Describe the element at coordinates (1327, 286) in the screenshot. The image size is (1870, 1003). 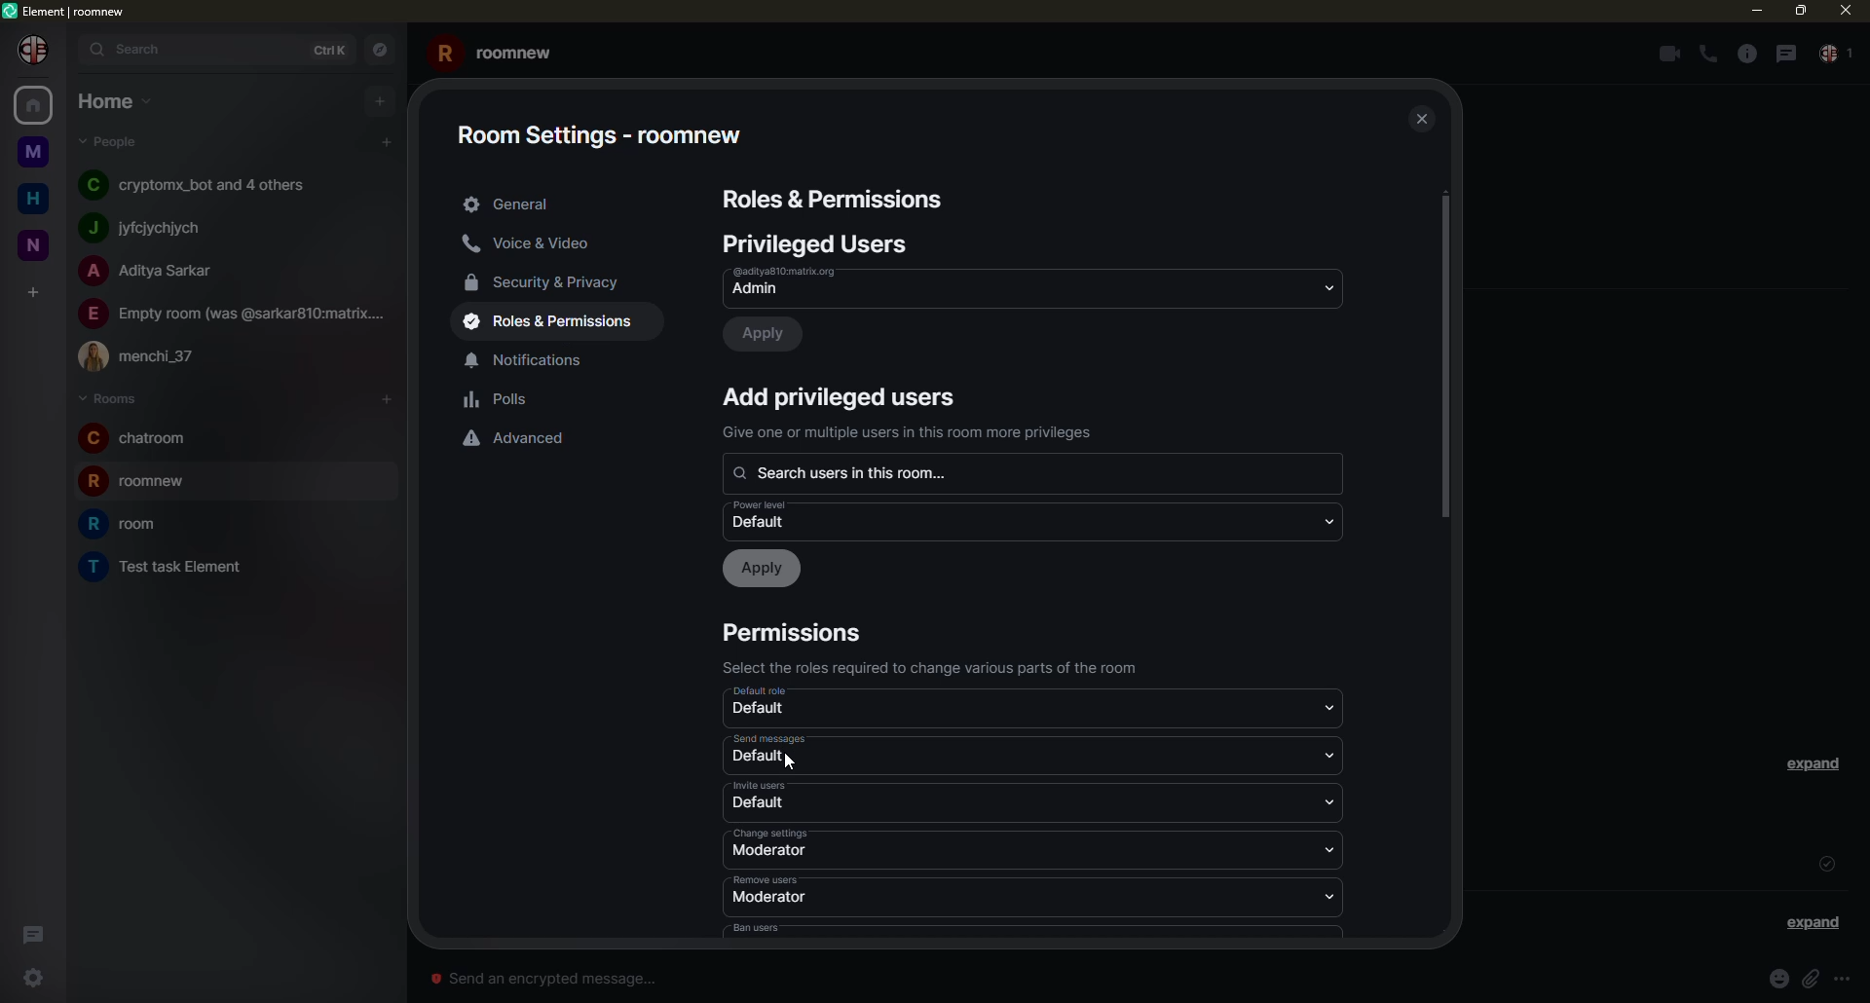
I see `drop` at that location.